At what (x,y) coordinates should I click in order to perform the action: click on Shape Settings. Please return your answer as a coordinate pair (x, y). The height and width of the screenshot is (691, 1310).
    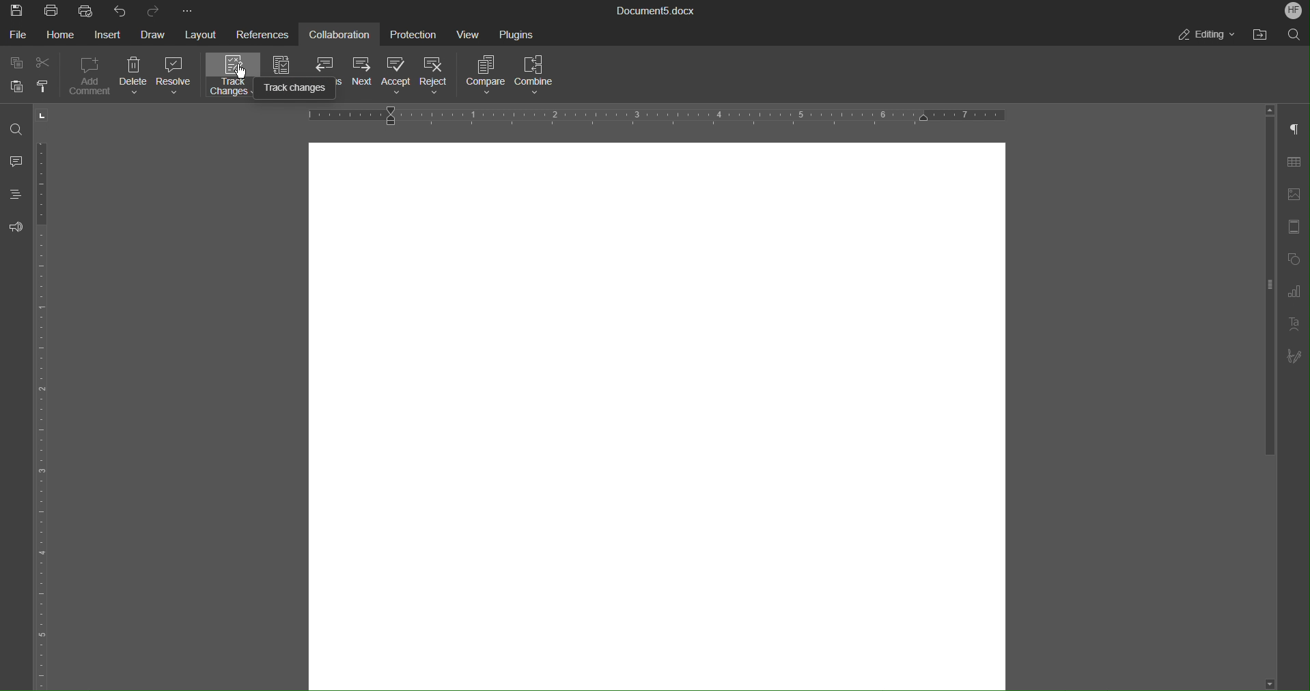
    Looking at the image, I should click on (1292, 262).